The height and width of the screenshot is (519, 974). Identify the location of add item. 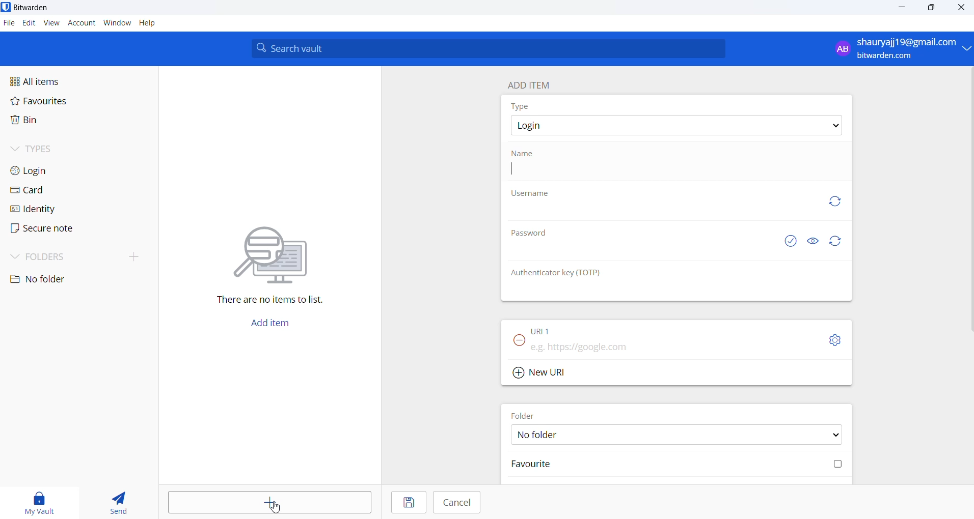
(272, 504).